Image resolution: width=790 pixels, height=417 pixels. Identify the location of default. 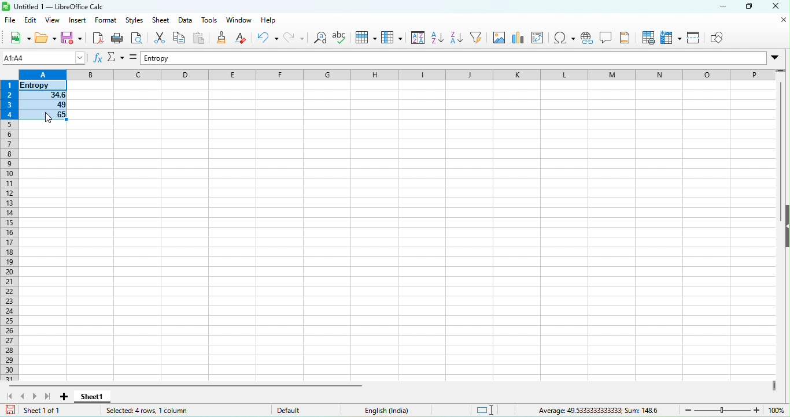
(309, 410).